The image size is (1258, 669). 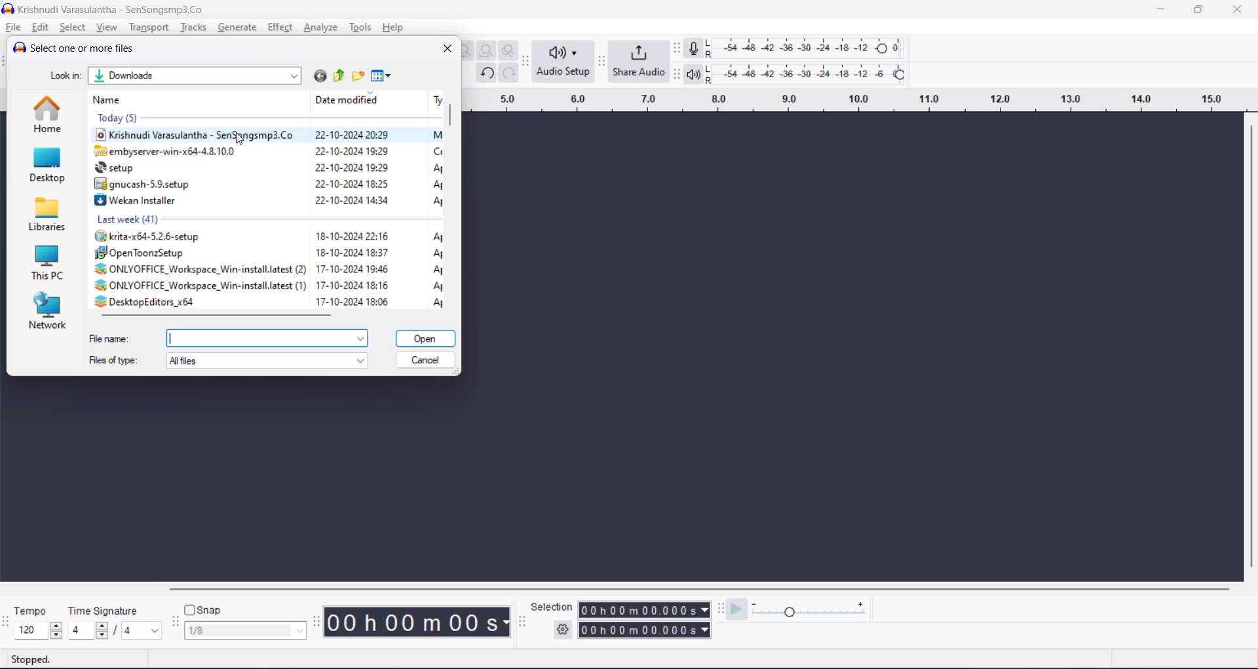 What do you see at coordinates (721, 608) in the screenshot?
I see `play at speed toolbar` at bounding box center [721, 608].